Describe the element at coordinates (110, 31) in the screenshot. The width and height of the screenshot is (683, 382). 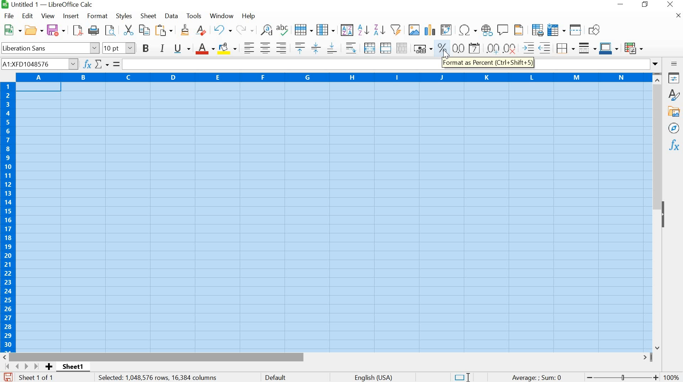
I see `FIND AND REPLACE` at that location.